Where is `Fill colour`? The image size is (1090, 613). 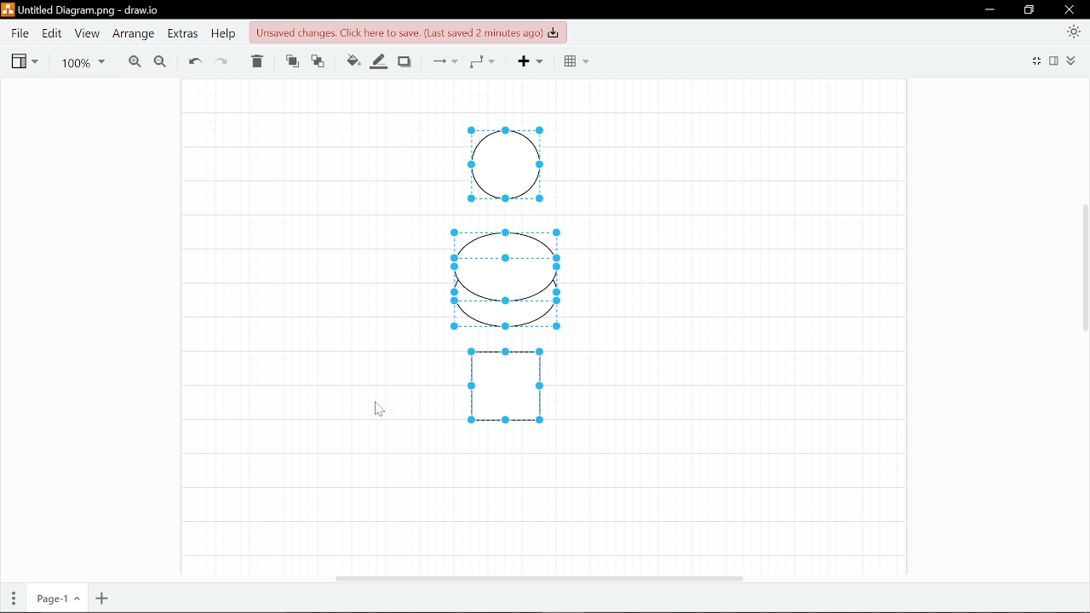 Fill colour is located at coordinates (353, 61).